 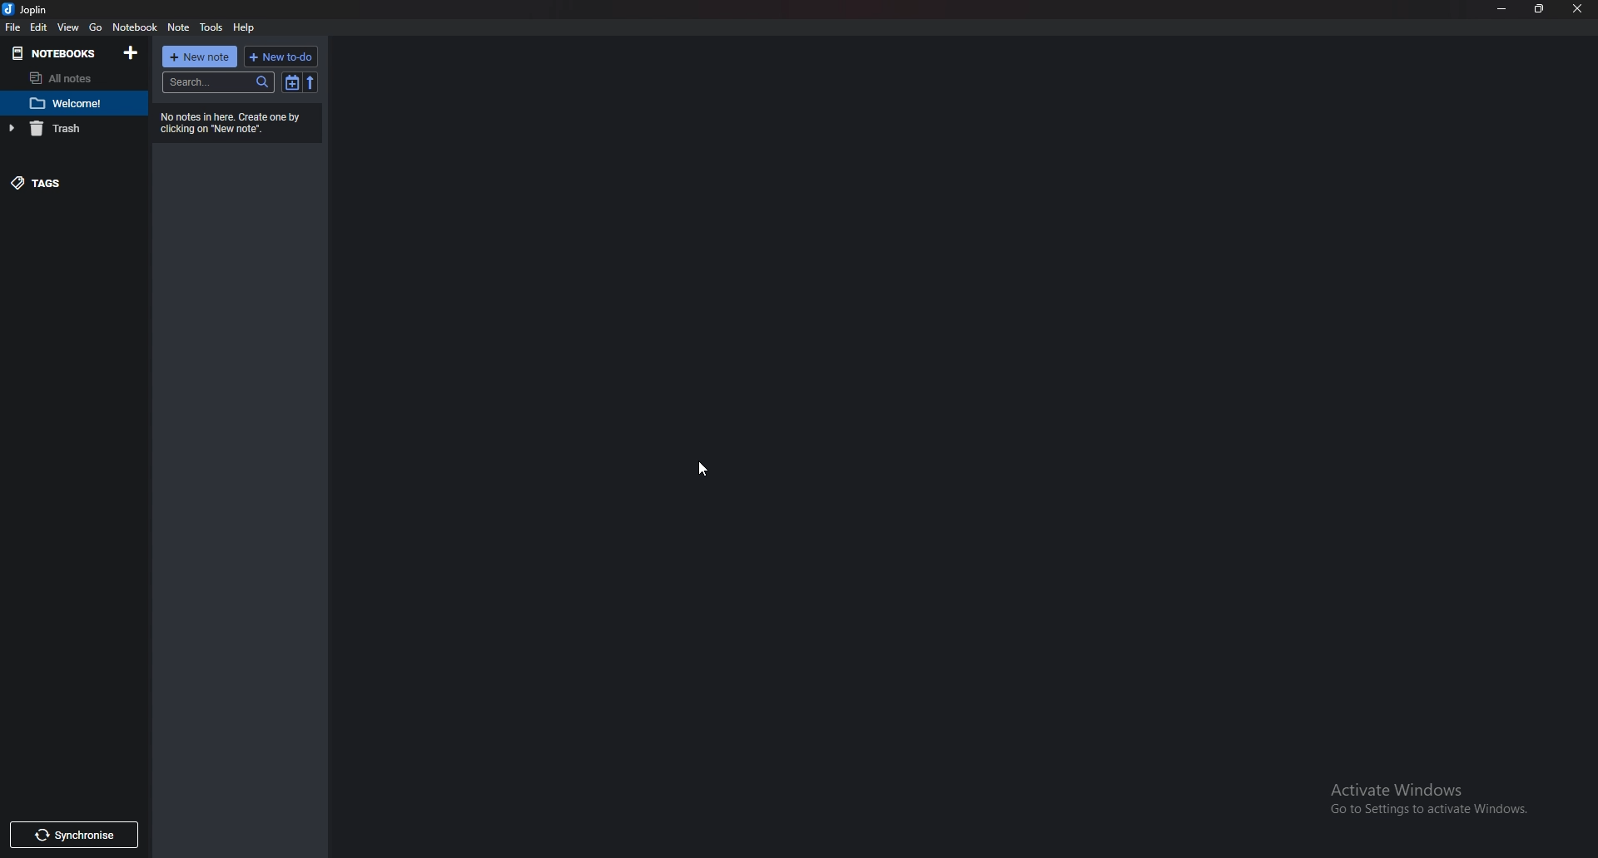 I want to click on go, so click(x=95, y=27).